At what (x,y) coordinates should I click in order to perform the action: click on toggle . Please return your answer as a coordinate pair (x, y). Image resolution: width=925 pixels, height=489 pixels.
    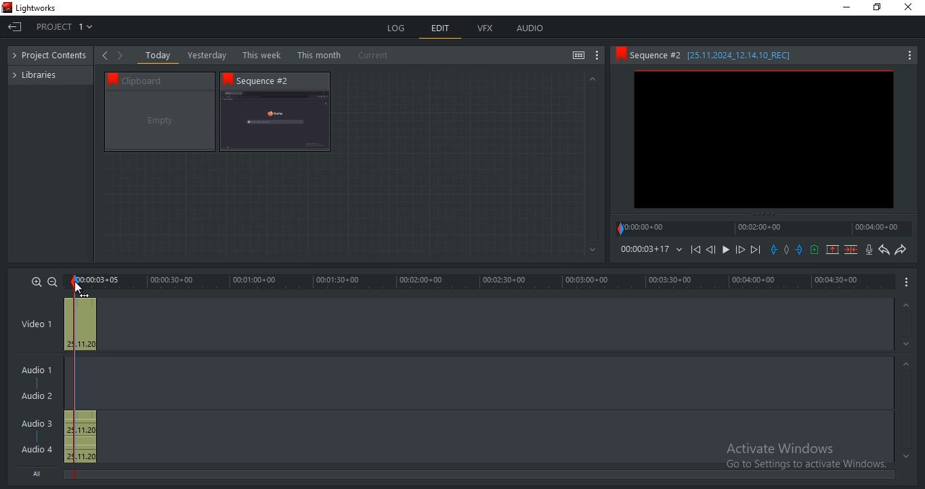
    Looking at the image, I should click on (578, 56).